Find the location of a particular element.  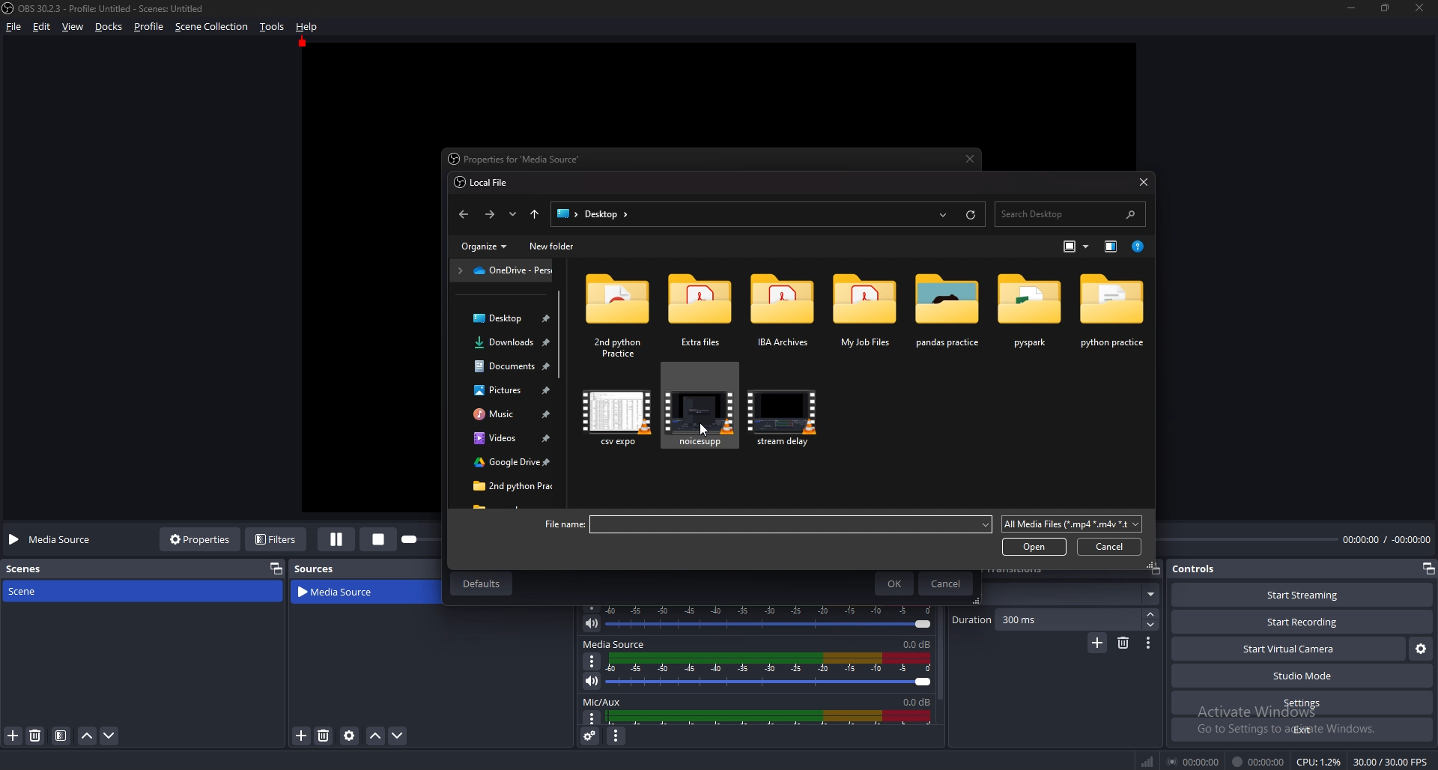

ok is located at coordinates (897, 583).